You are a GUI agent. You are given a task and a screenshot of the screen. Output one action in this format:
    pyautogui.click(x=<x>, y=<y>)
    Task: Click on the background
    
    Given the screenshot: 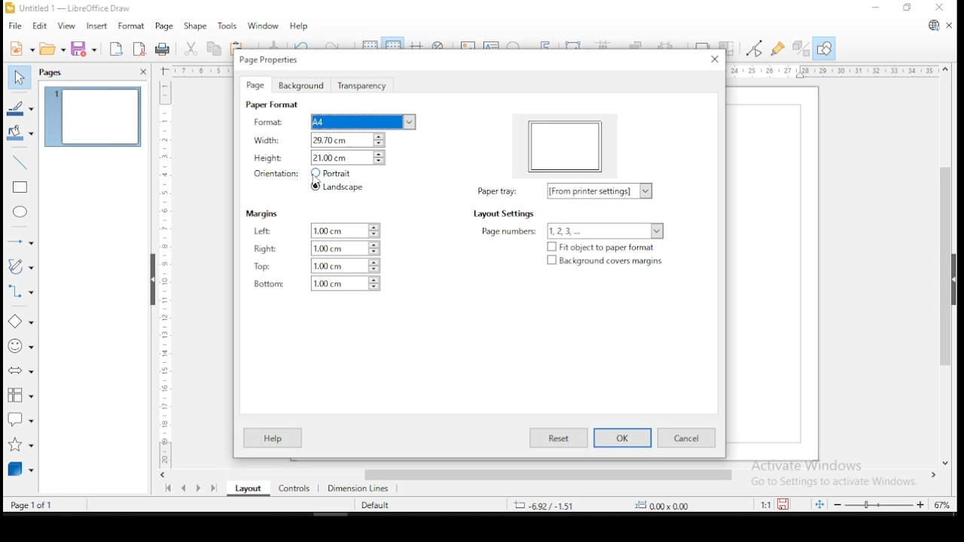 What is the action you would take?
    pyautogui.click(x=300, y=85)
    